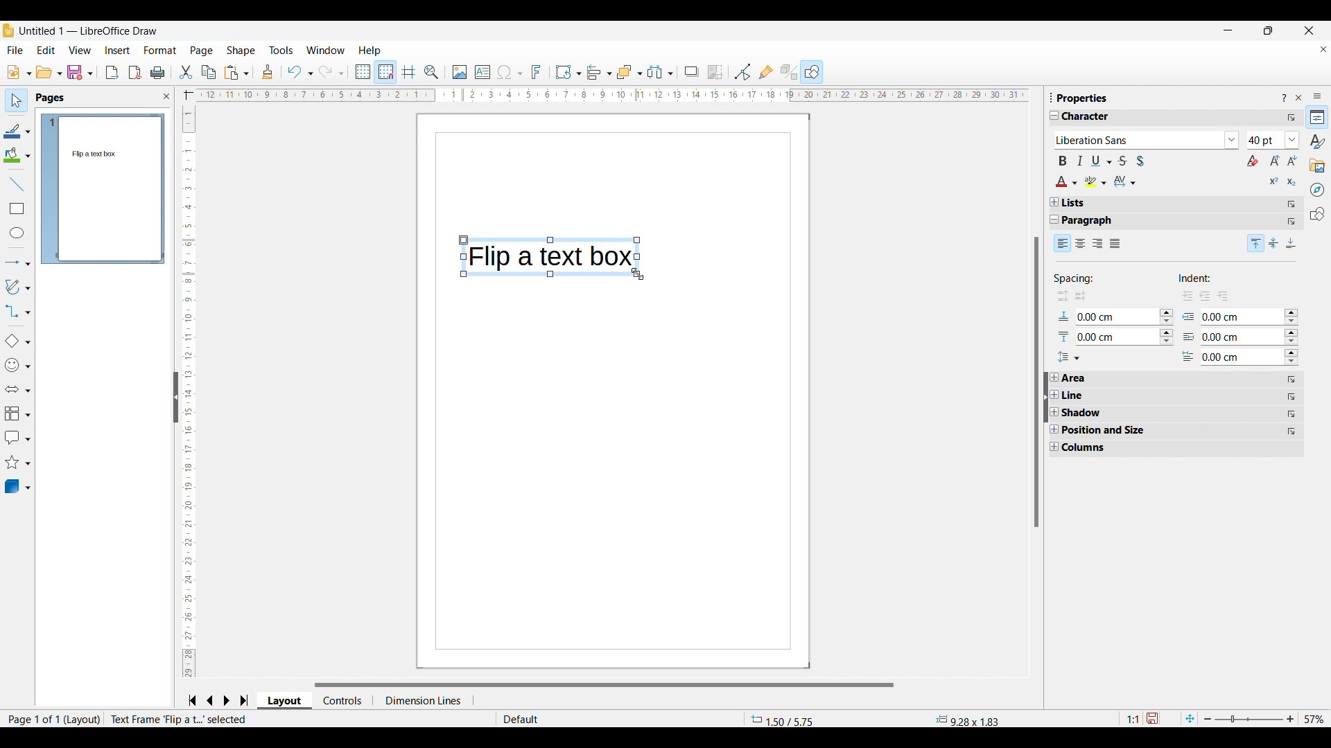  What do you see at coordinates (285, 702) in the screenshot?
I see `Page layout options` at bounding box center [285, 702].